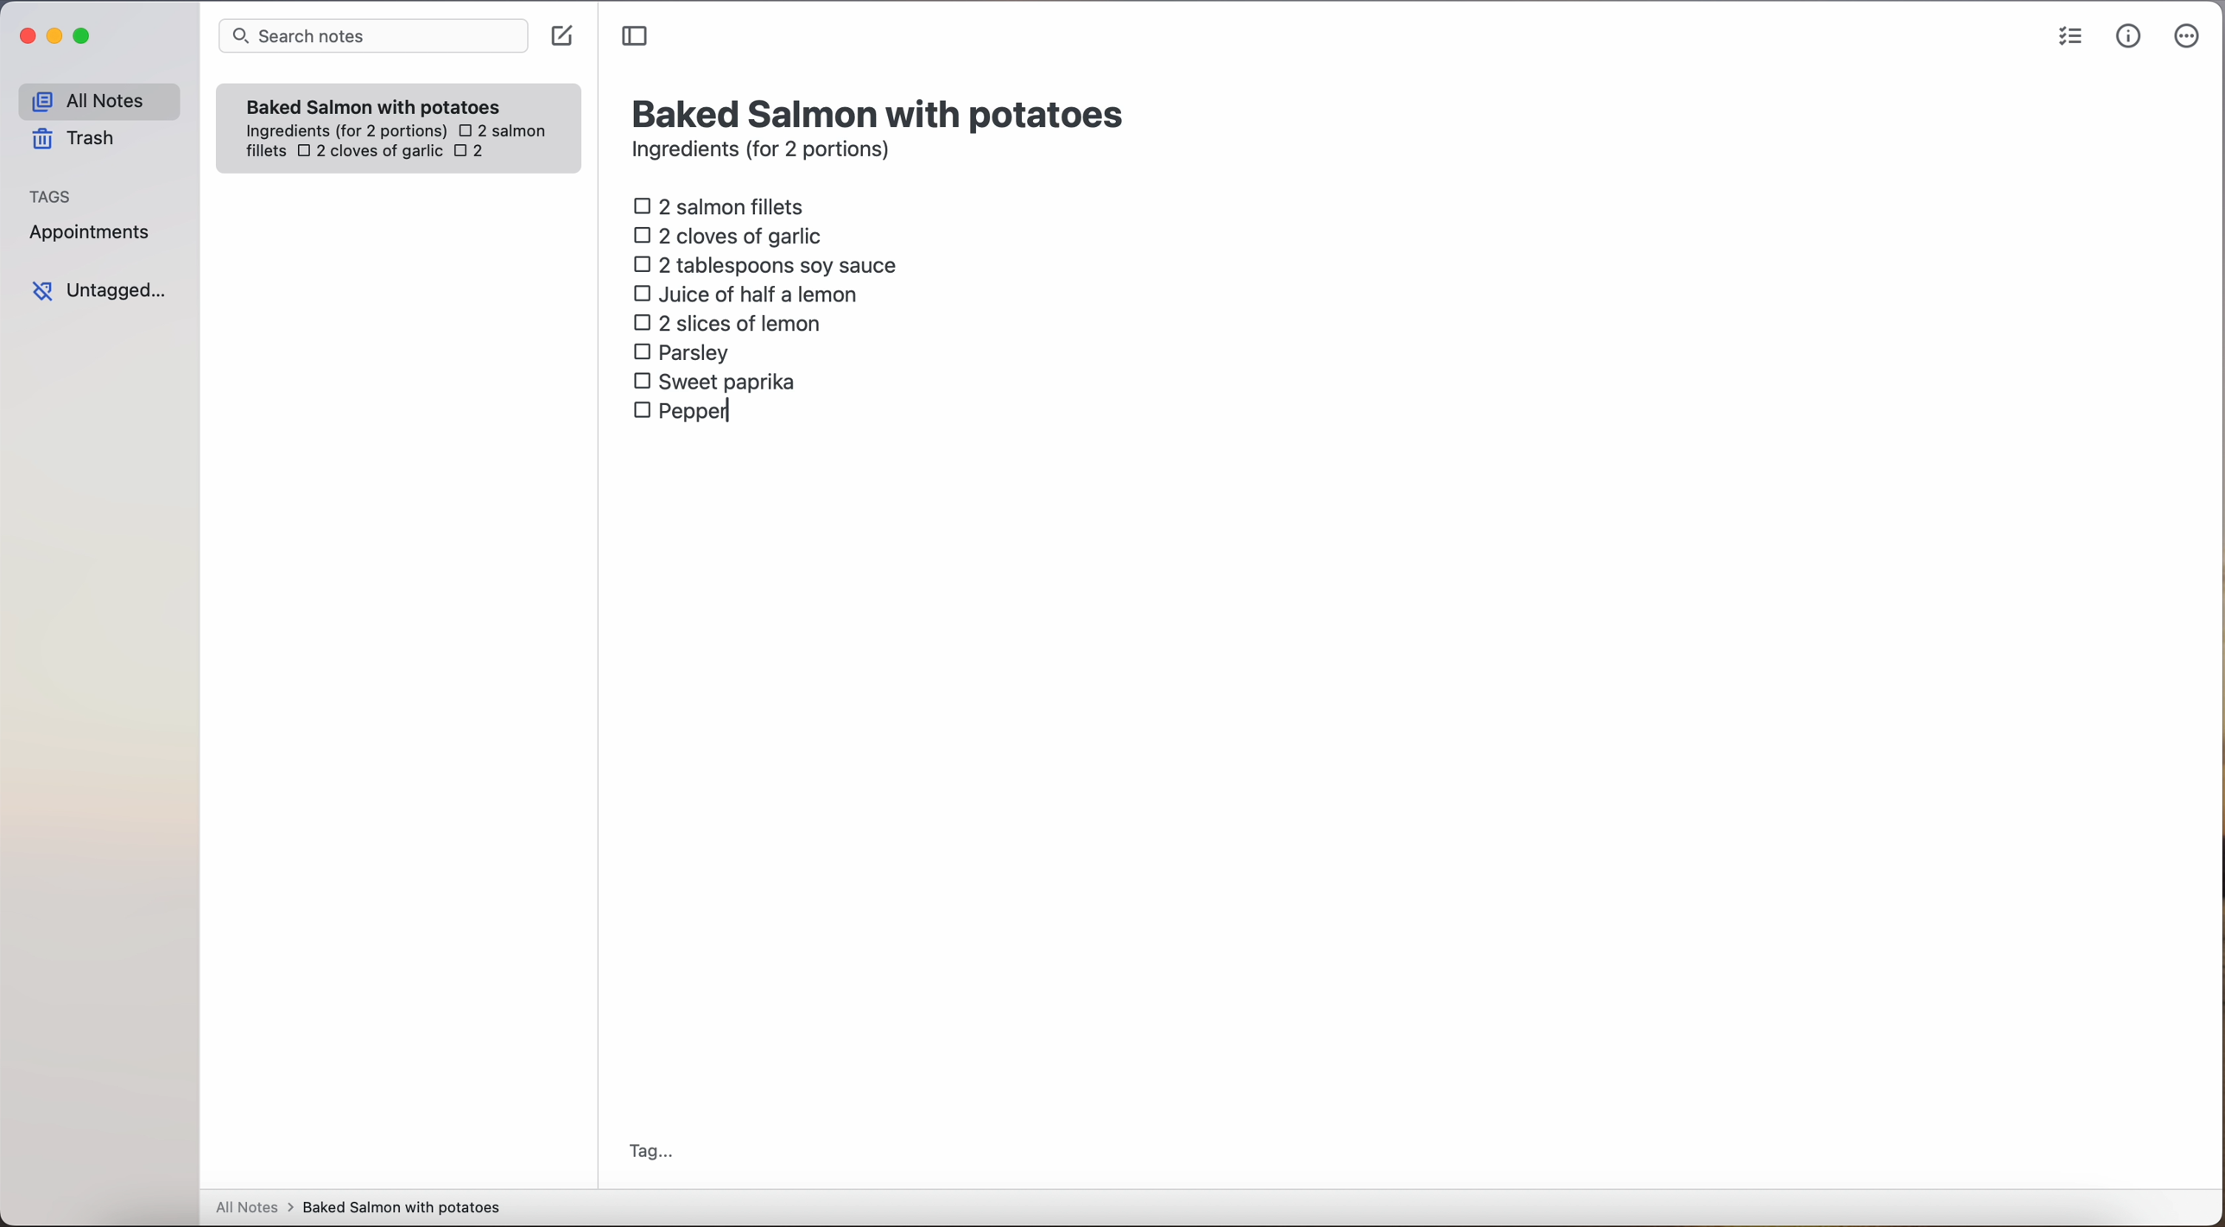 The width and height of the screenshot is (2225, 1227). Describe the element at coordinates (267, 152) in the screenshot. I see `fillets` at that location.